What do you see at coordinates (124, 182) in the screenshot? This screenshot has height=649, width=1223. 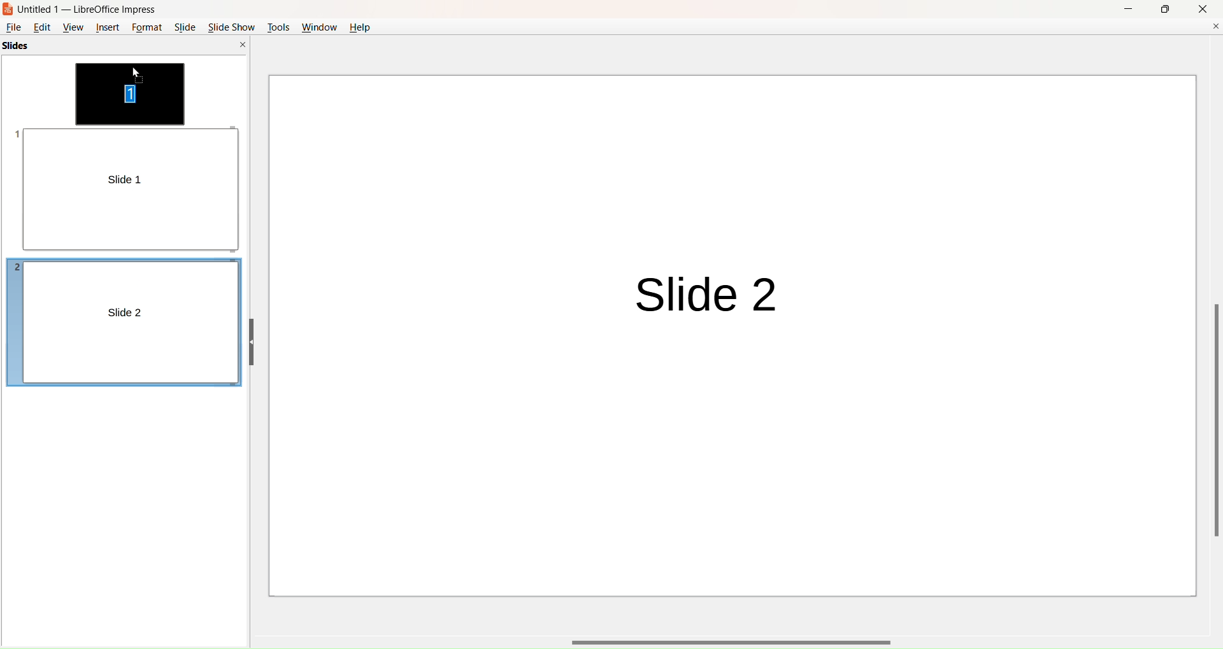 I see `slide 1` at bounding box center [124, 182].